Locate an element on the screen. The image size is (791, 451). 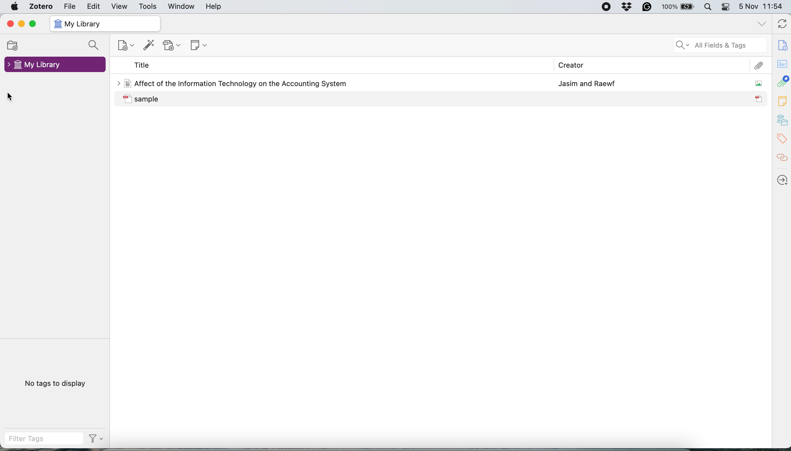
zotero is located at coordinates (40, 7).